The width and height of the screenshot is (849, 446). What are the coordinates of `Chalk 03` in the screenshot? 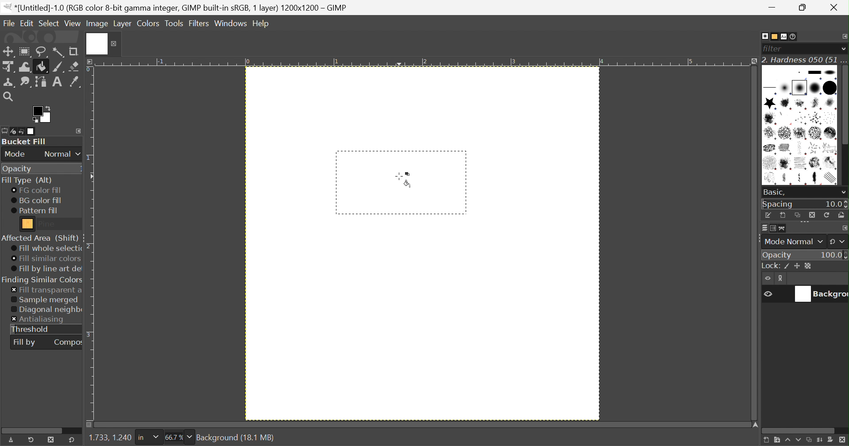 It's located at (830, 133).